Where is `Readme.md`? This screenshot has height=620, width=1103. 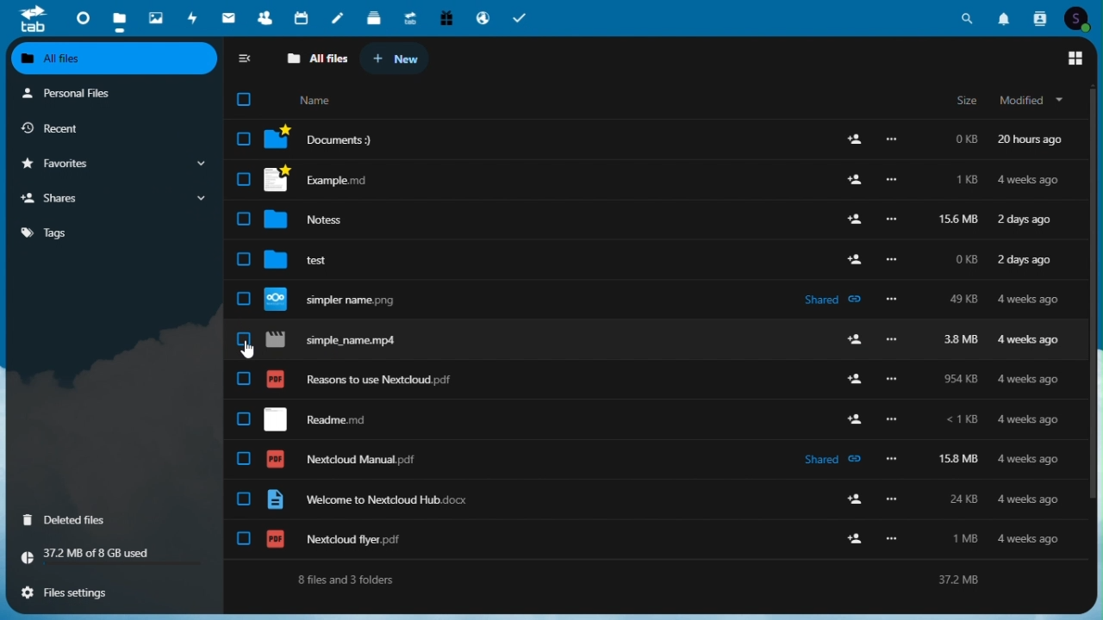 Readme.md is located at coordinates (636, 418).